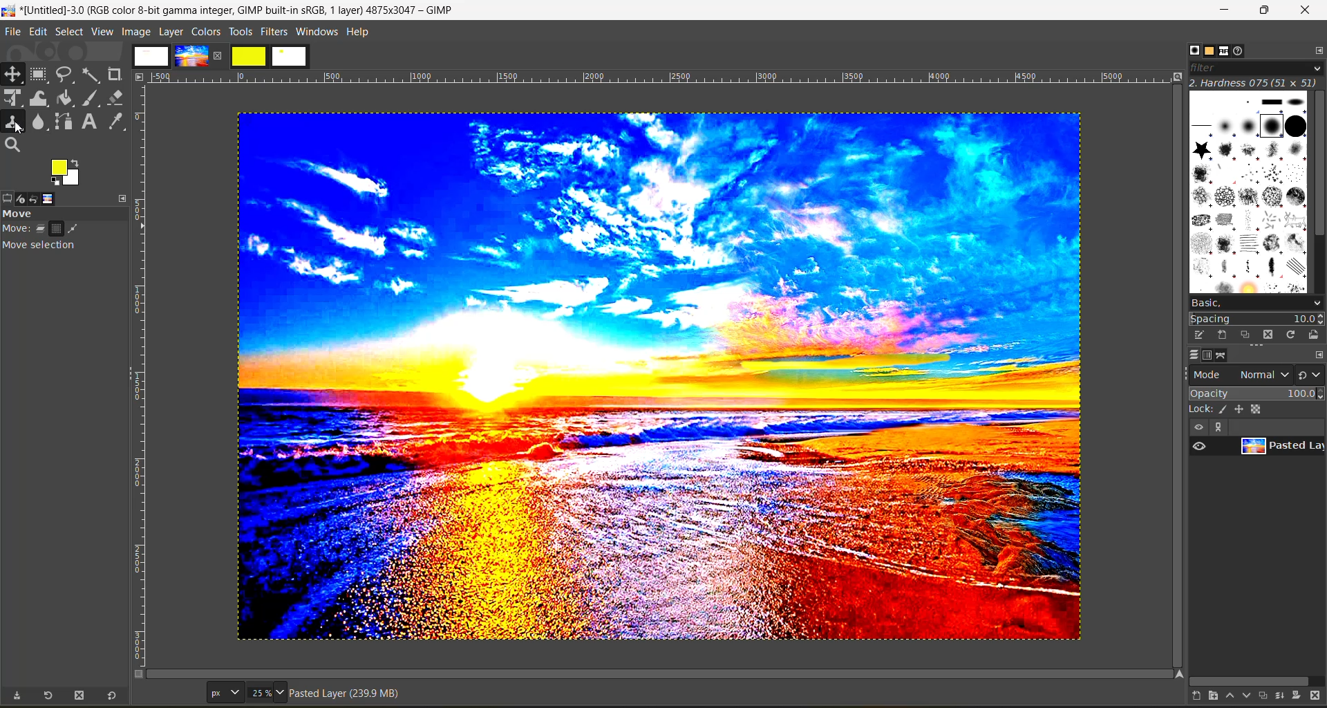  Describe the element at coordinates (8, 197) in the screenshot. I see `tool options` at that location.